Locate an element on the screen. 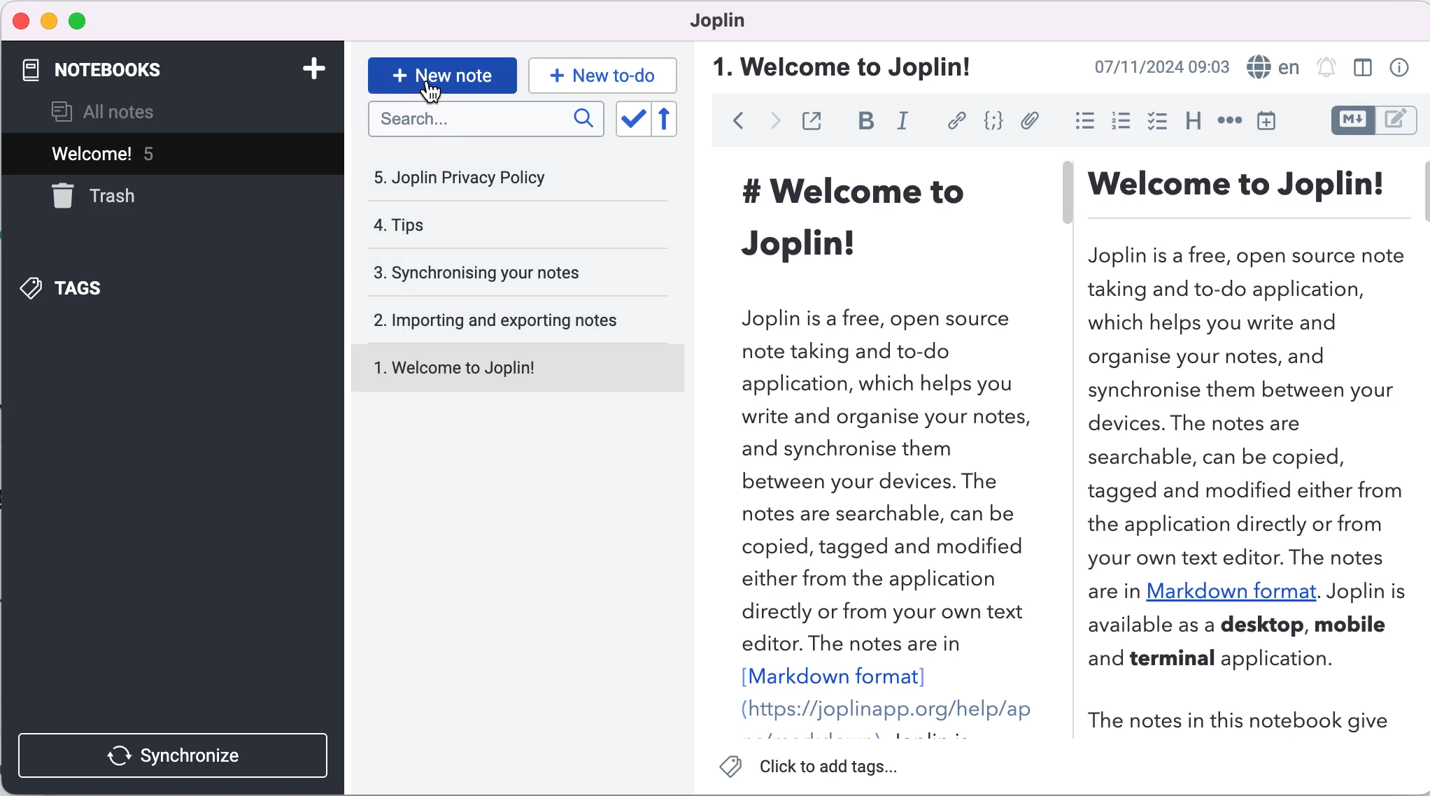  new note is located at coordinates (440, 74).